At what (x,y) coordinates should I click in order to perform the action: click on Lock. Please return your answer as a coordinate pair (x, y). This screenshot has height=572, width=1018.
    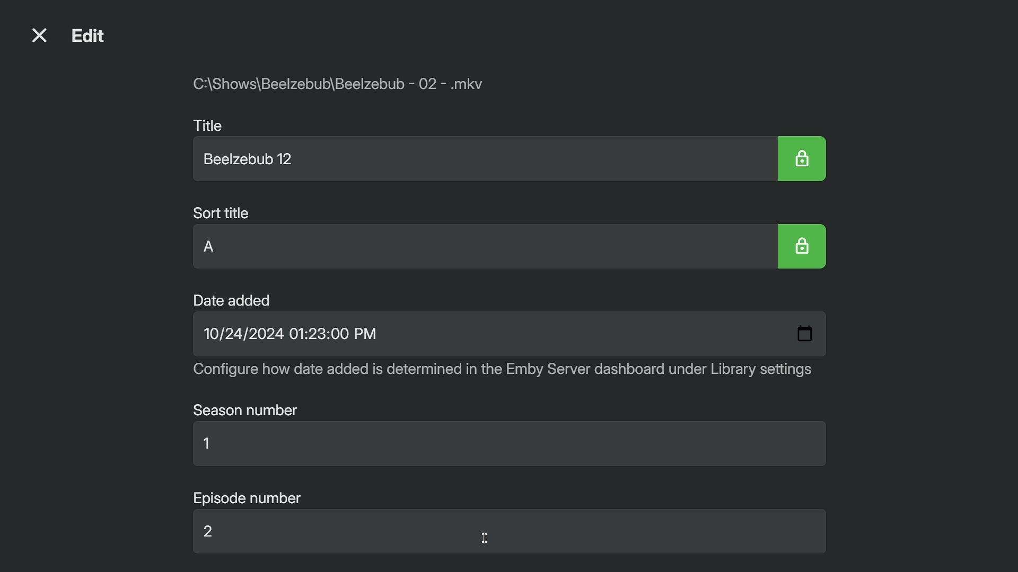
    Looking at the image, I should click on (804, 158).